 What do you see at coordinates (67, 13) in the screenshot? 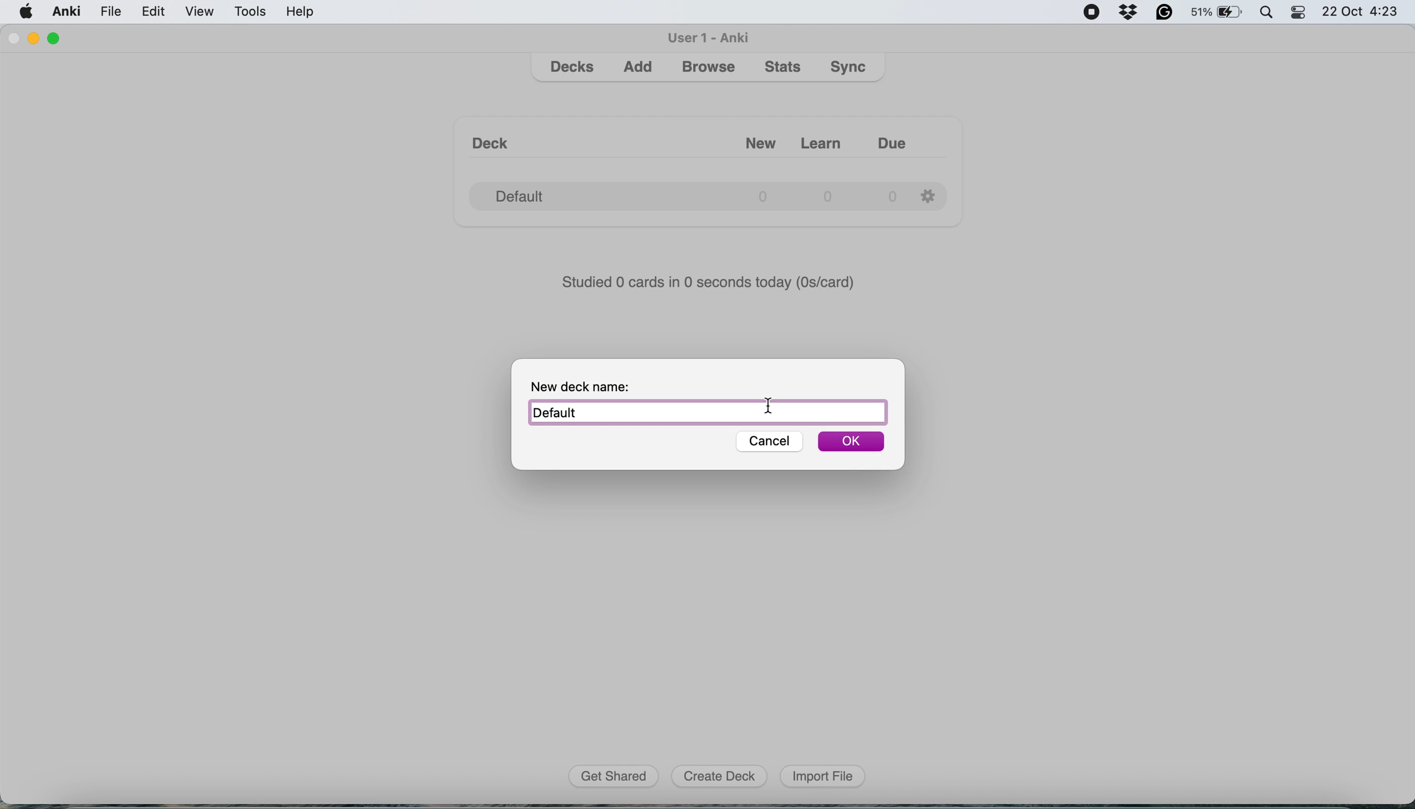
I see `anki` at bounding box center [67, 13].